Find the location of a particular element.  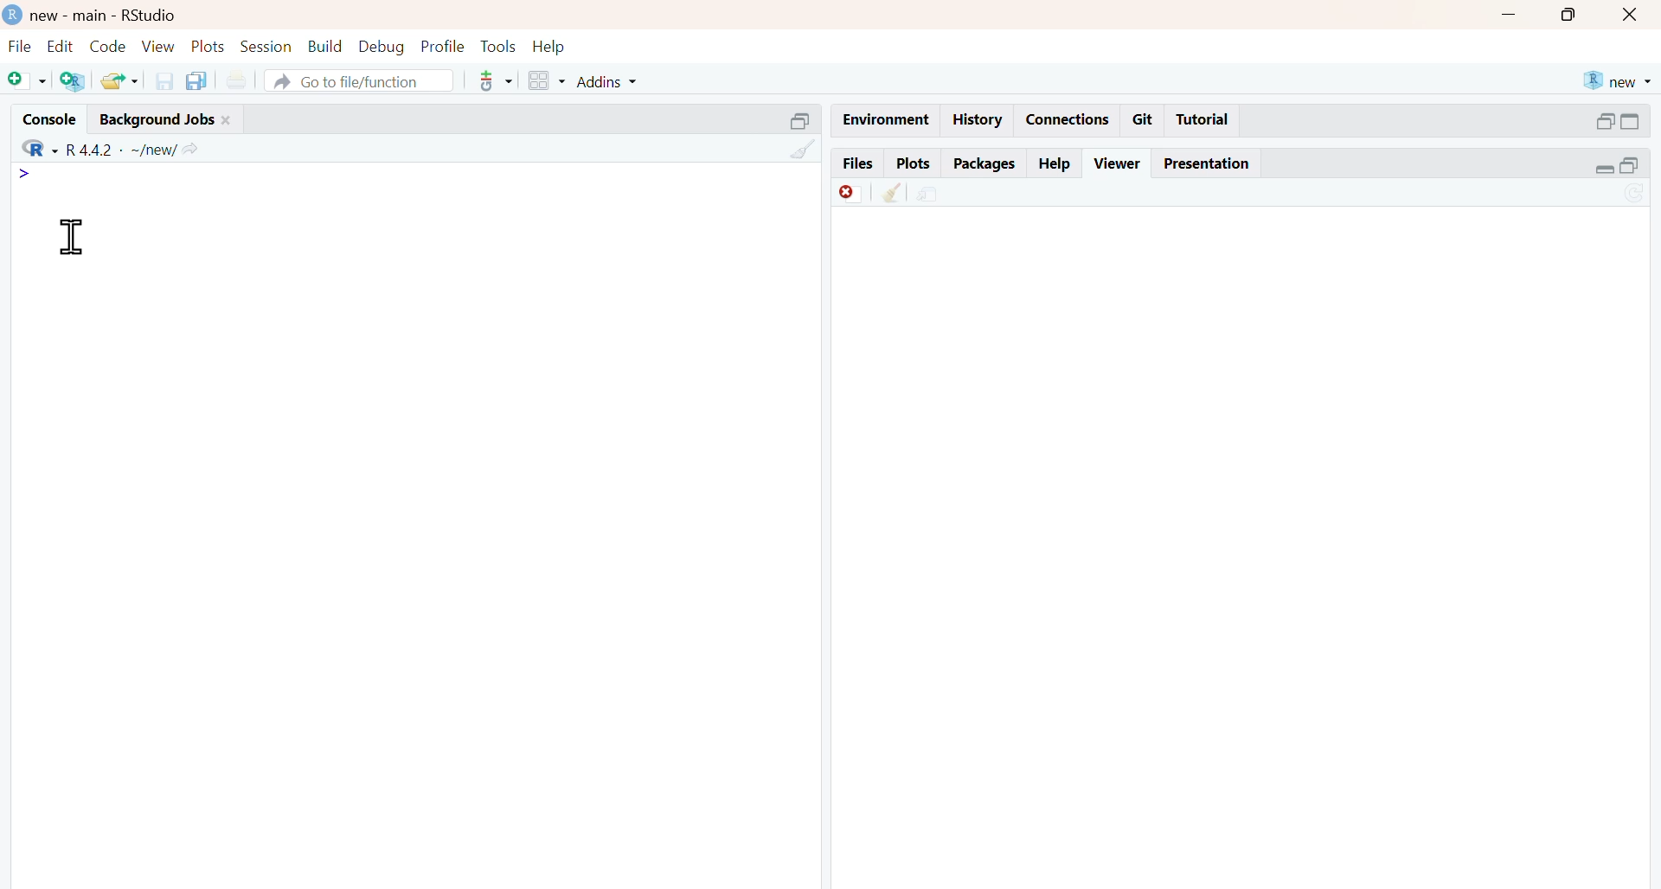

git is located at coordinates (1142, 119).